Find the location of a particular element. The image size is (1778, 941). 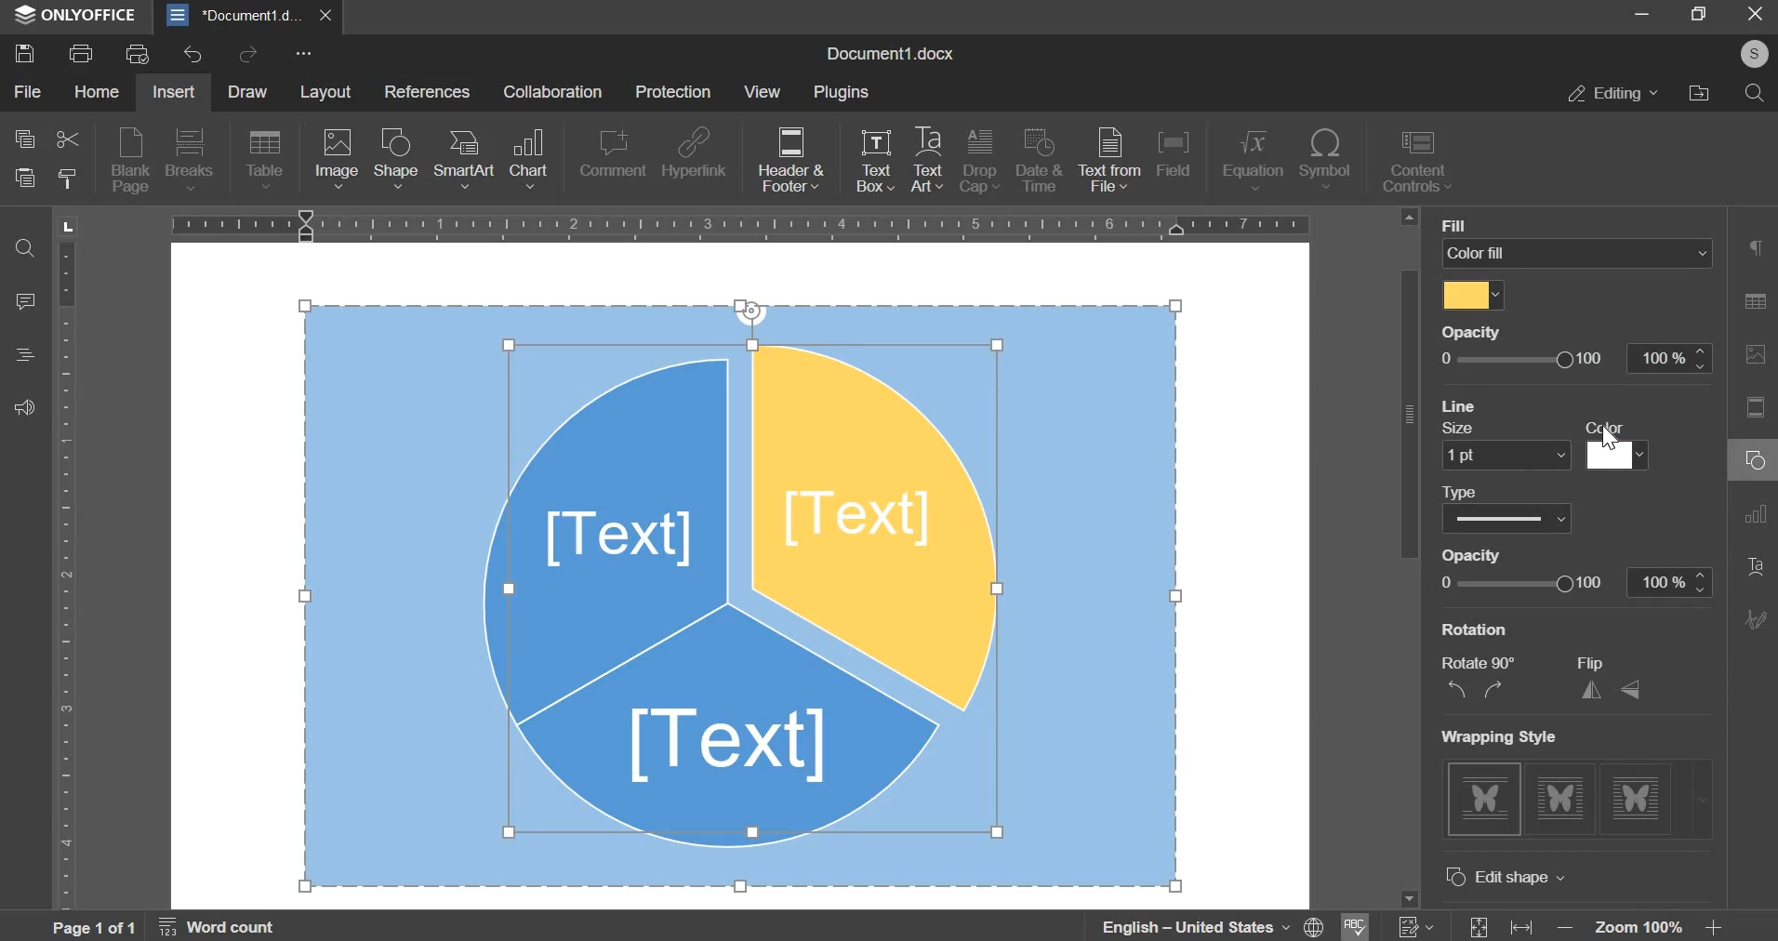

cut is located at coordinates (68, 142).